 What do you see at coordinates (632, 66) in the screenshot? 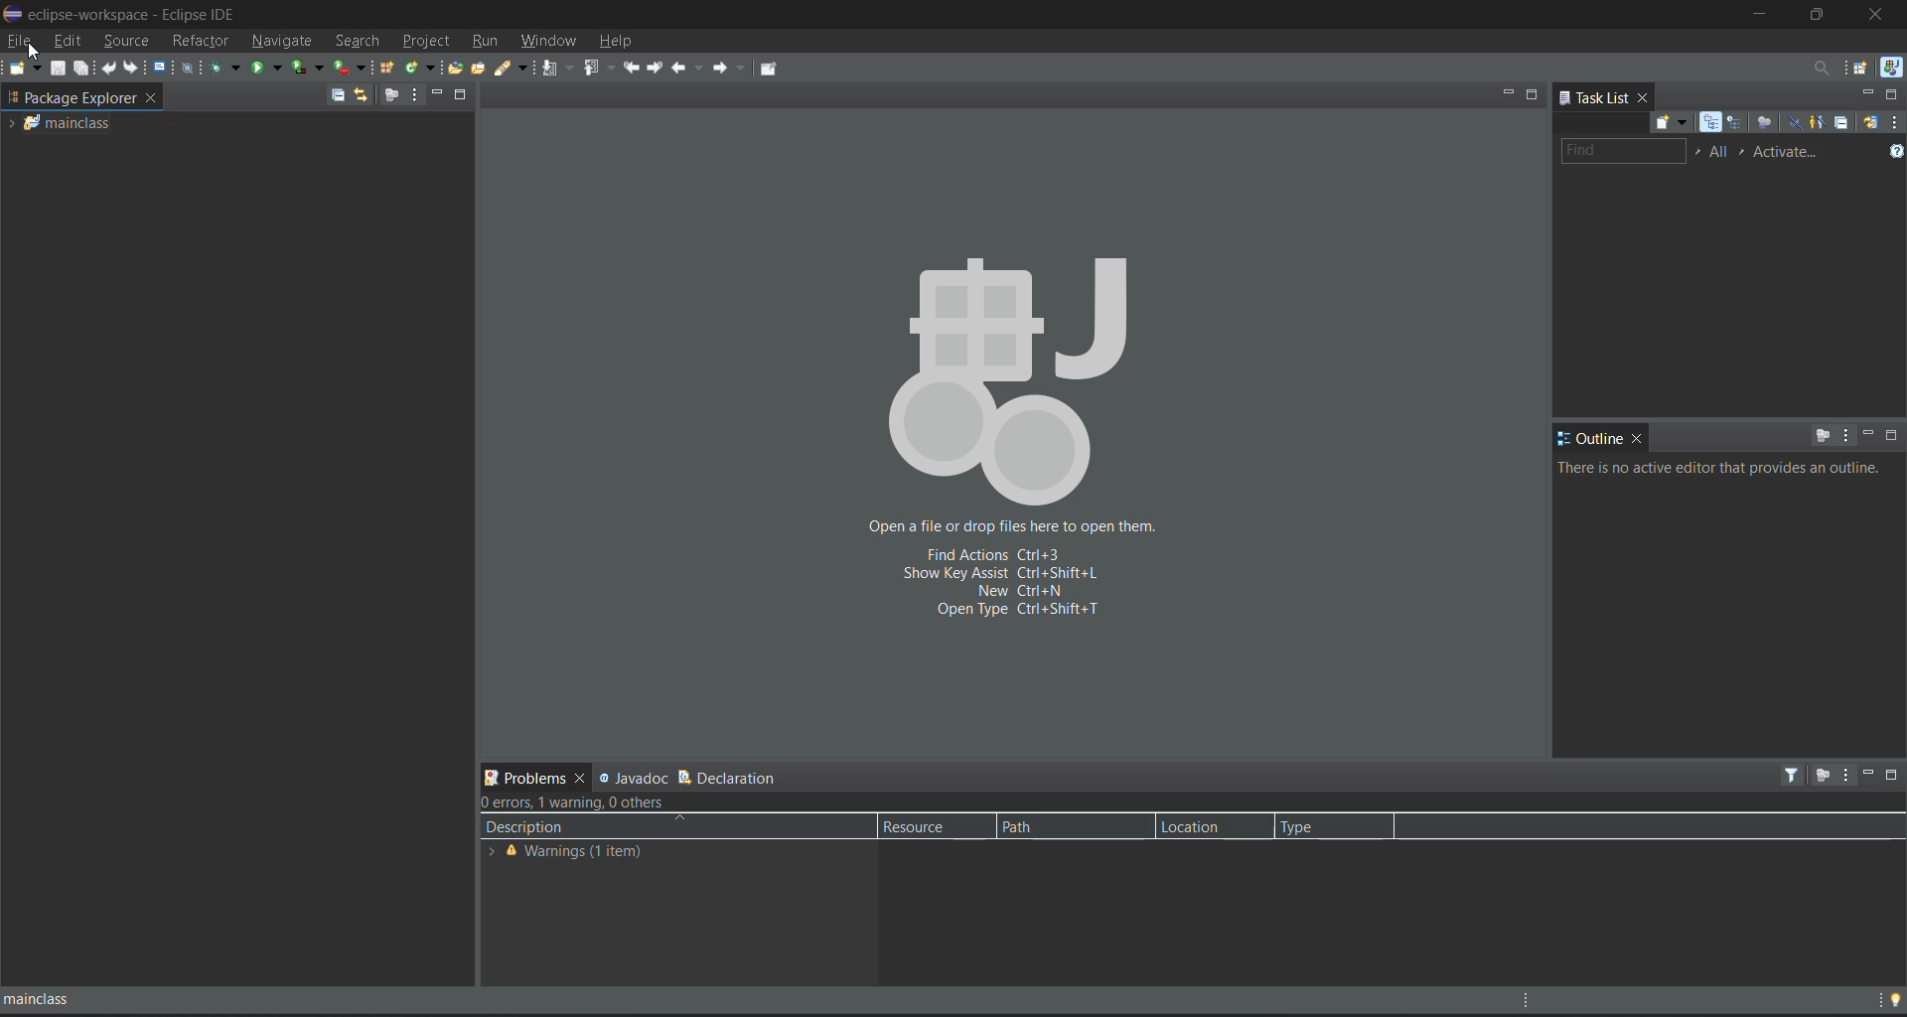
I see `previous edit location` at bounding box center [632, 66].